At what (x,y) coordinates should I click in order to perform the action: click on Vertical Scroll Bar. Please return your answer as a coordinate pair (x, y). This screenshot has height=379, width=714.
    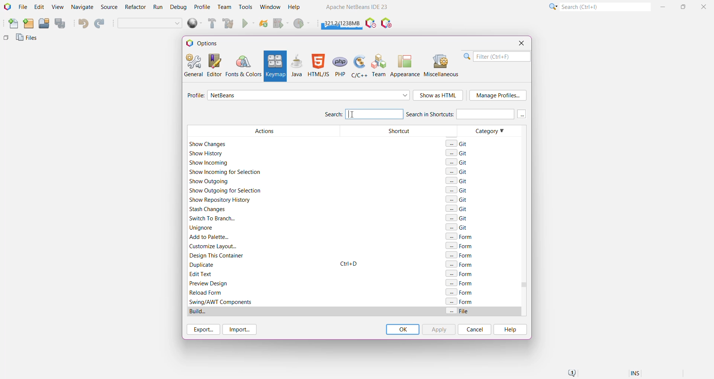
    Looking at the image, I should click on (522, 221).